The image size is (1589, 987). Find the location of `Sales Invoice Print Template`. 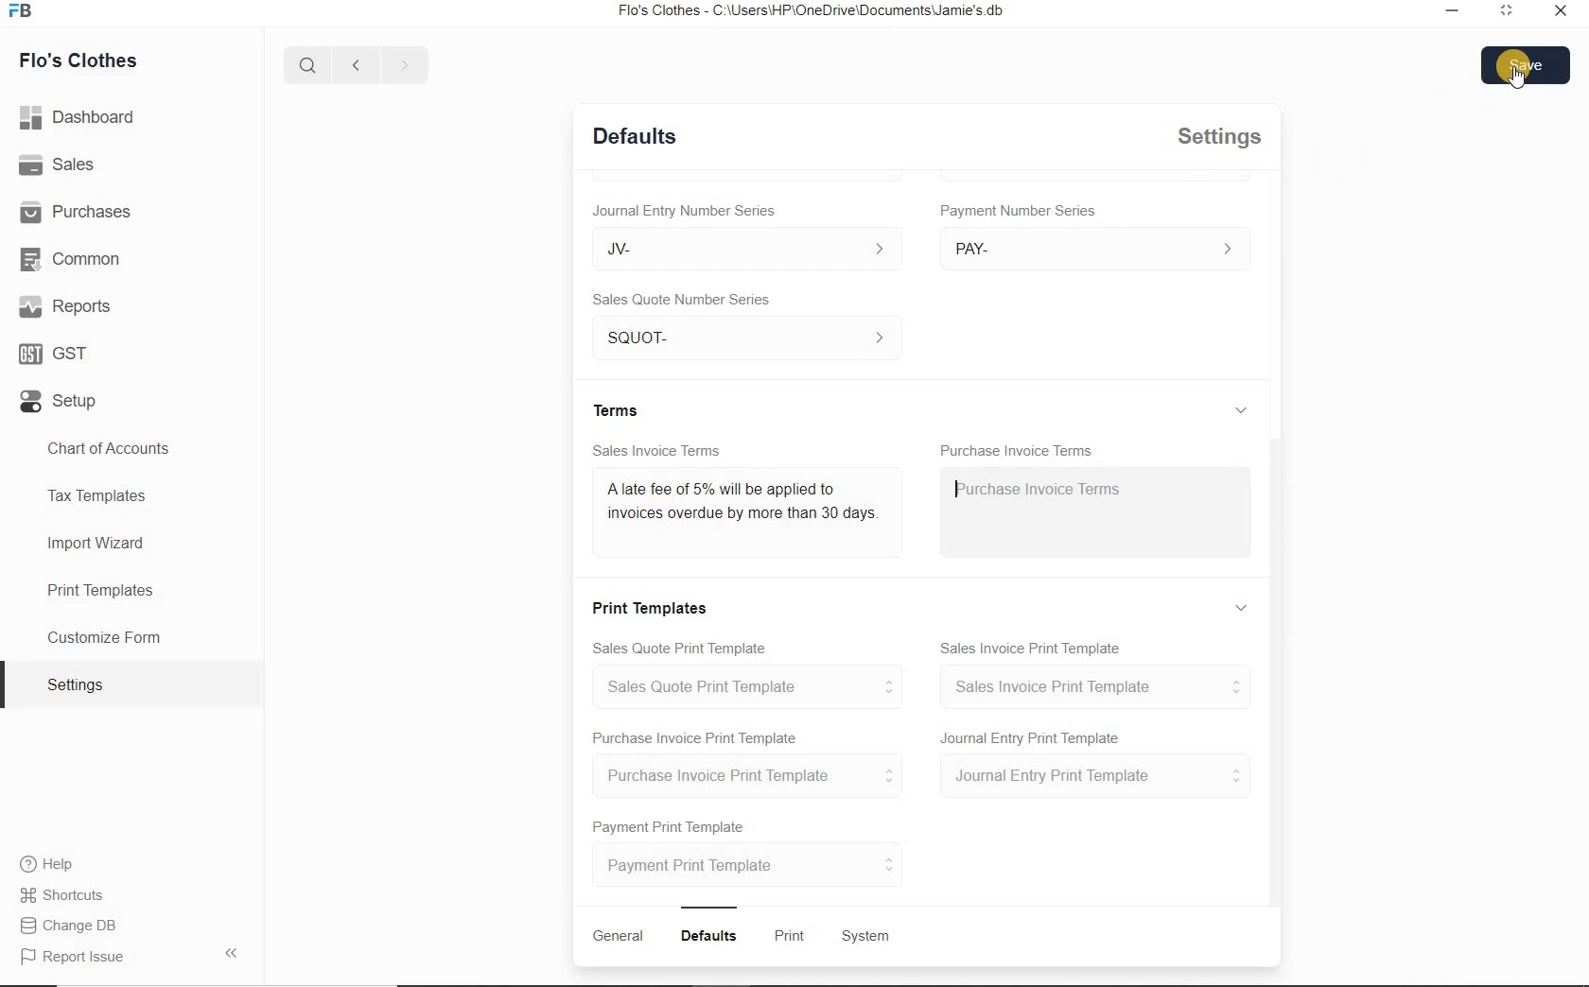

Sales Invoice Print Template is located at coordinates (1096, 686).